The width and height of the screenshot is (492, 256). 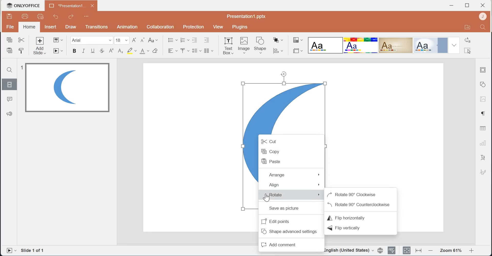 What do you see at coordinates (294, 174) in the screenshot?
I see `Arrange` at bounding box center [294, 174].